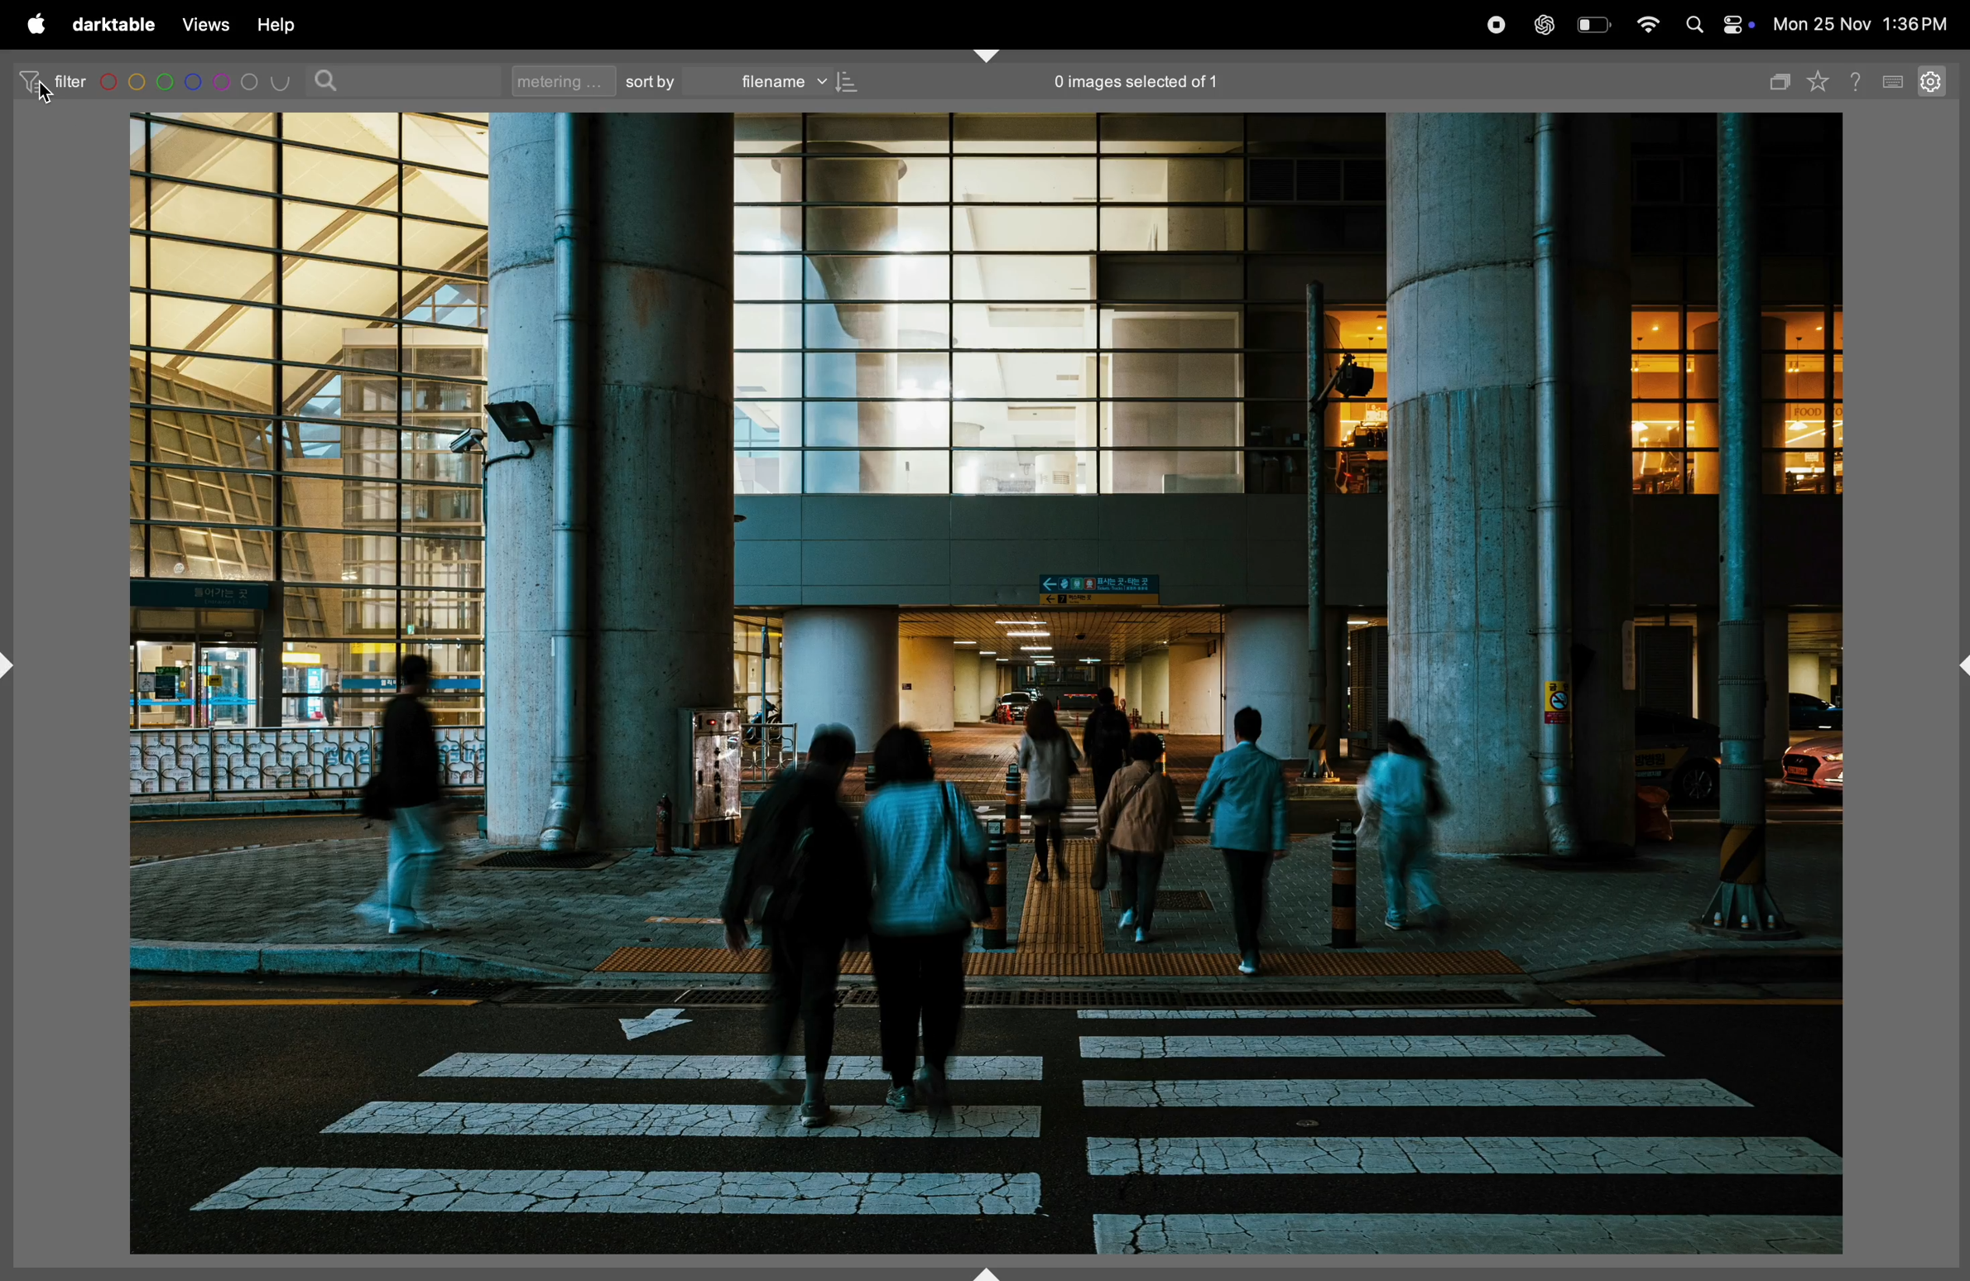  What do you see at coordinates (113, 24) in the screenshot?
I see `darktable menu` at bounding box center [113, 24].